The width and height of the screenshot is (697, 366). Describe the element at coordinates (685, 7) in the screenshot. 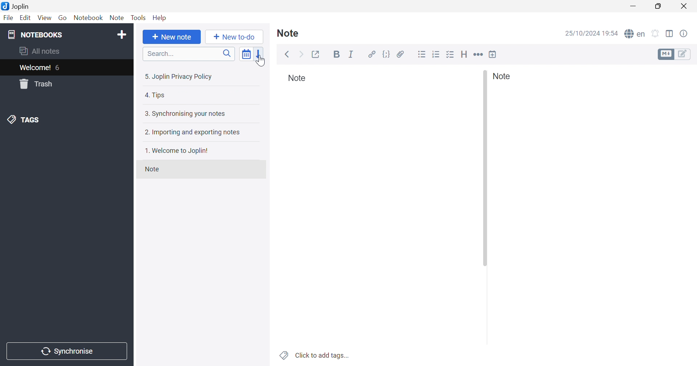

I see `Close` at that location.